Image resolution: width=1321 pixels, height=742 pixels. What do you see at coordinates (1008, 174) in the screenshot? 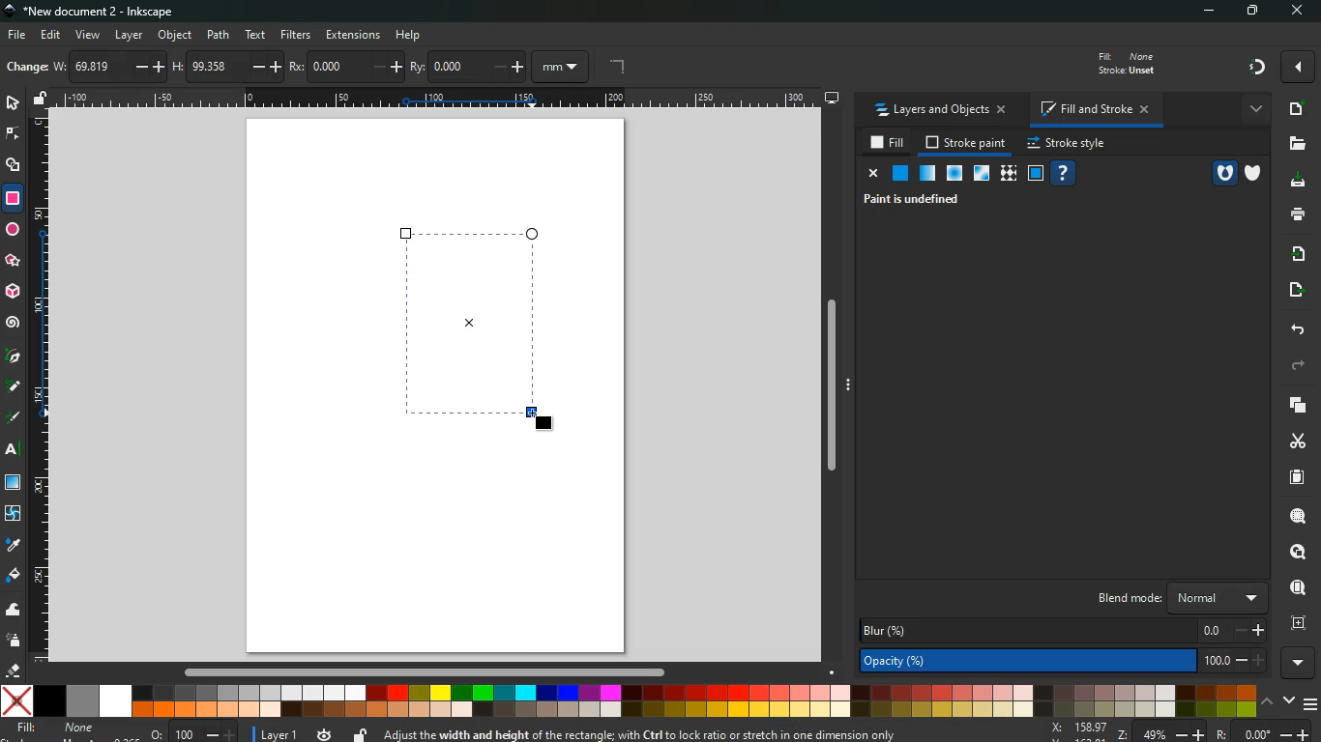
I see `texture` at bounding box center [1008, 174].